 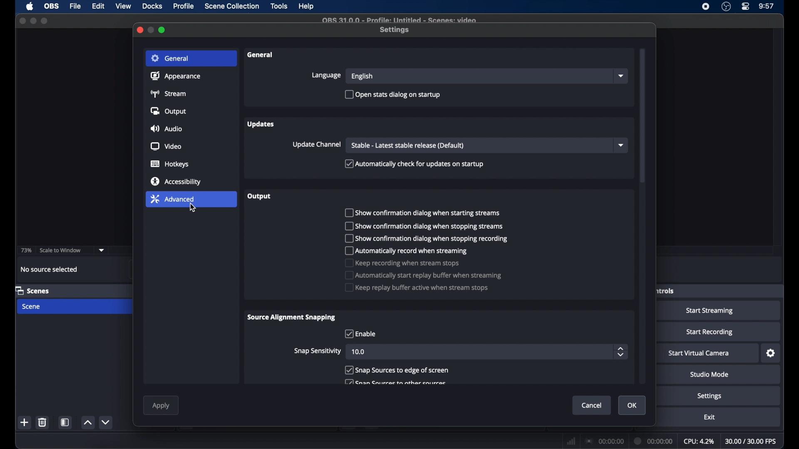 What do you see at coordinates (621, 352) in the screenshot?
I see `stepper buttons` at bounding box center [621, 352].